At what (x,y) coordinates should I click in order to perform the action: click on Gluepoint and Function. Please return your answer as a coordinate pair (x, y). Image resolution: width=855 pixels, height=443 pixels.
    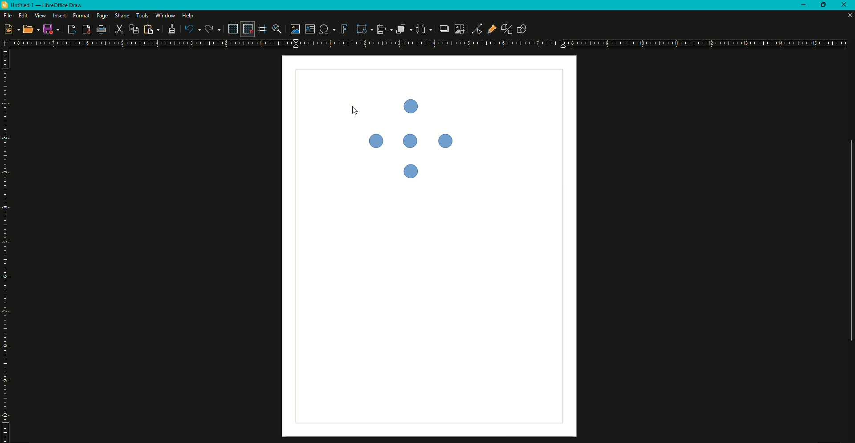
    Looking at the image, I should click on (493, 30).